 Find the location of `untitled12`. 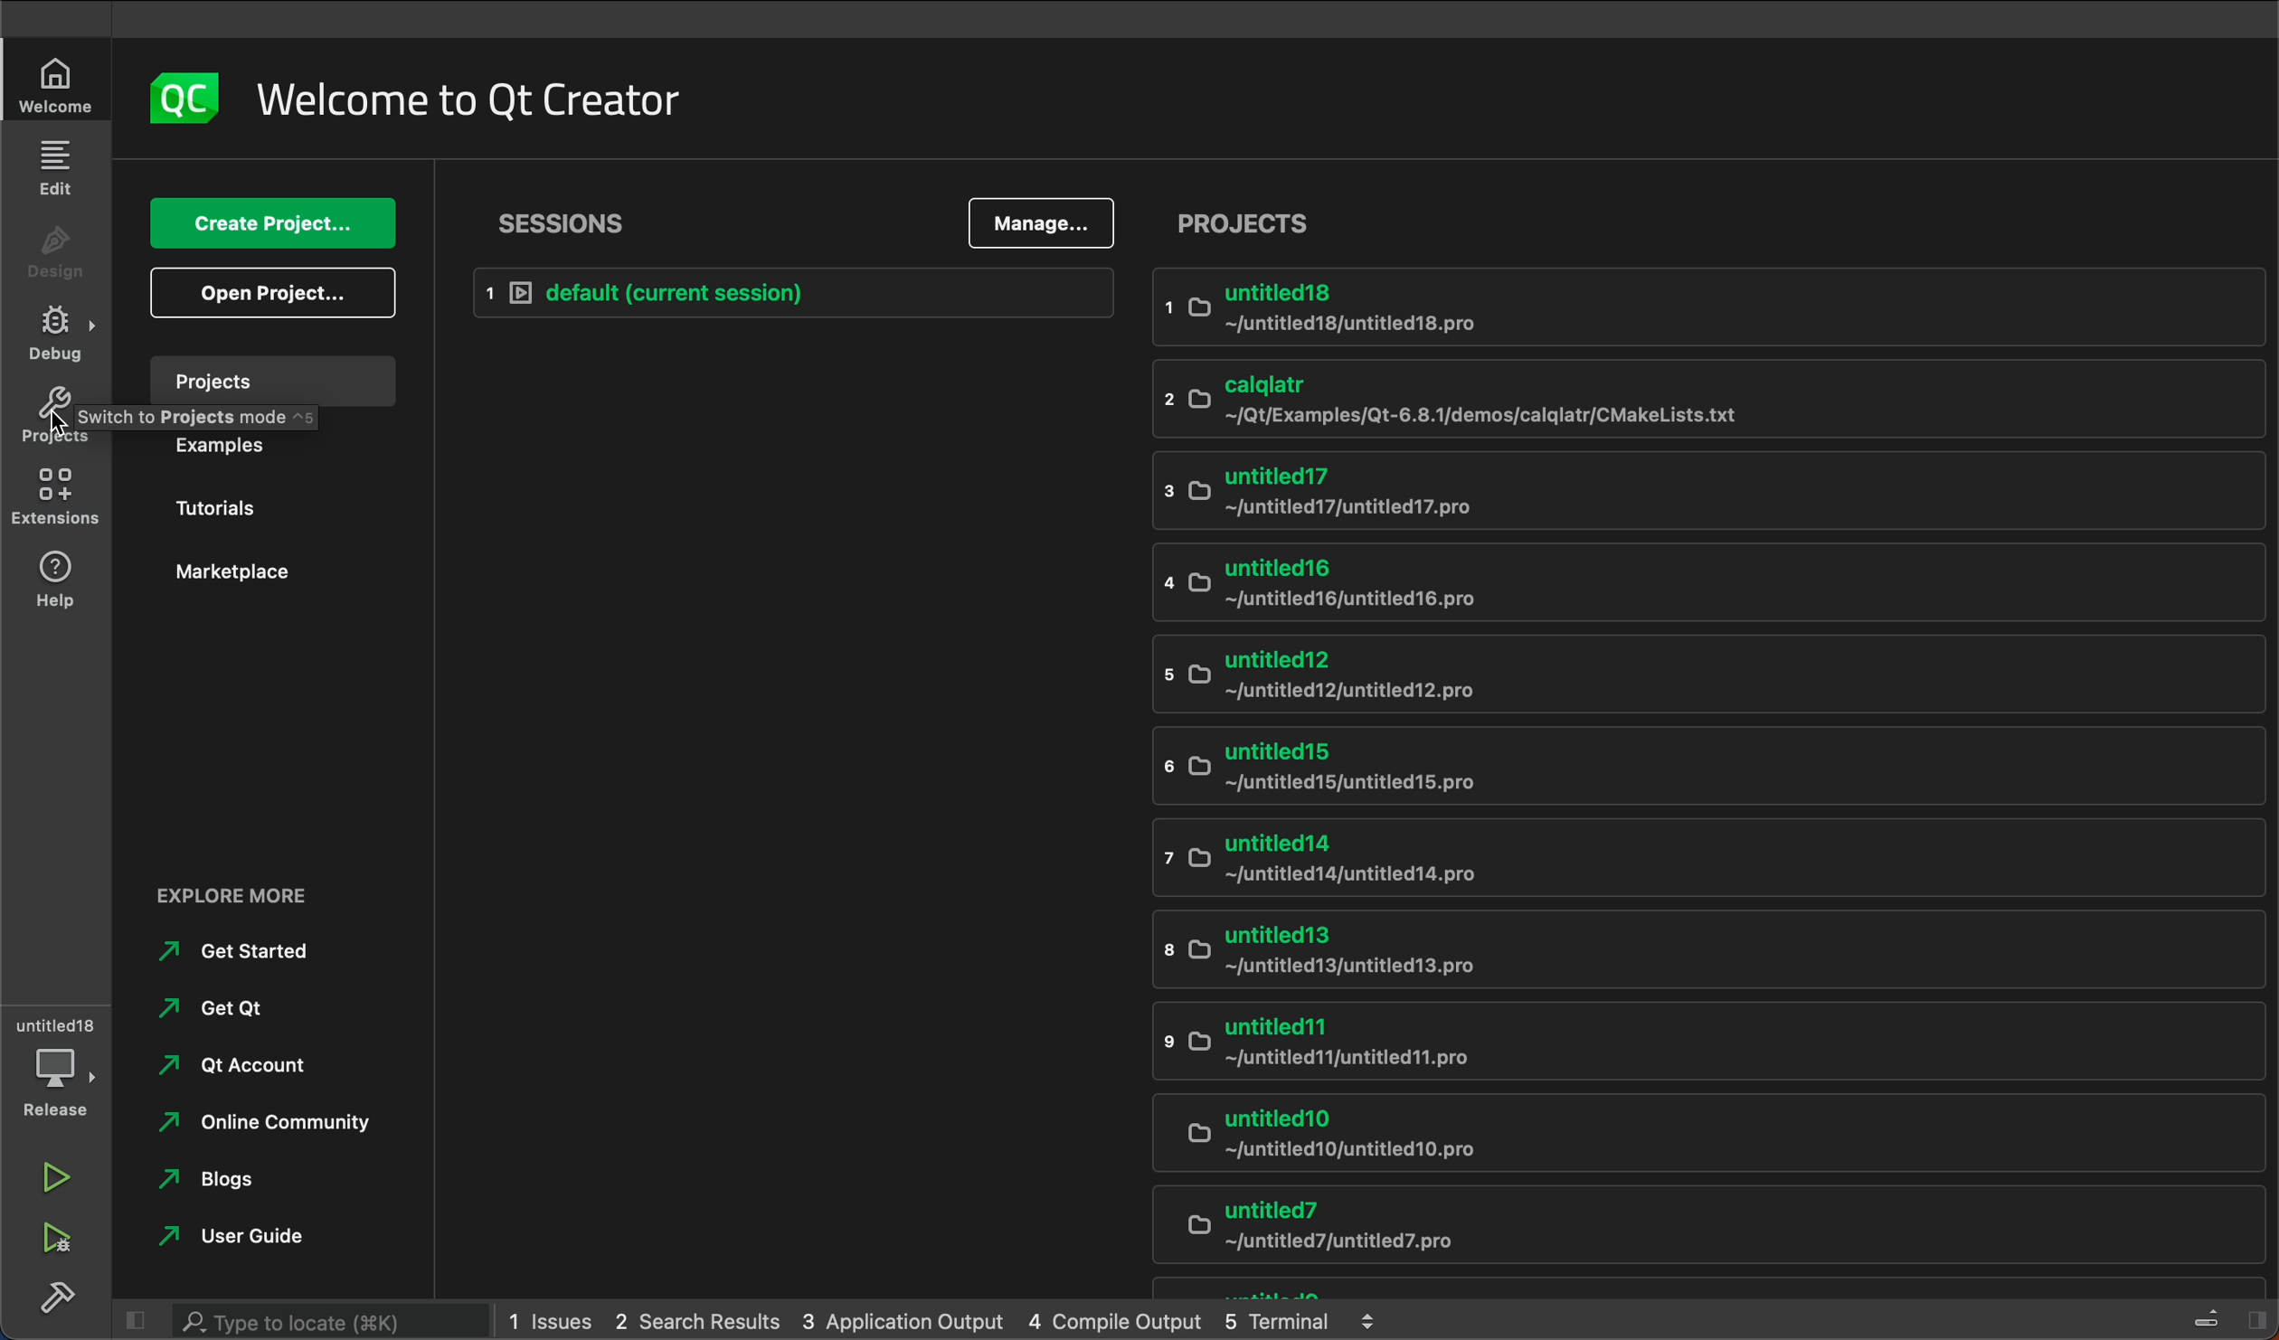

untitled12 is located at coordinates (1691, 673).